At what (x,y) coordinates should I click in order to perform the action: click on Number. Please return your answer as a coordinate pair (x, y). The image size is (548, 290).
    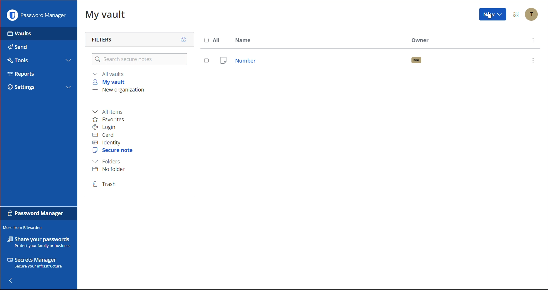
    Looking at the image, I should click on (381, 60).